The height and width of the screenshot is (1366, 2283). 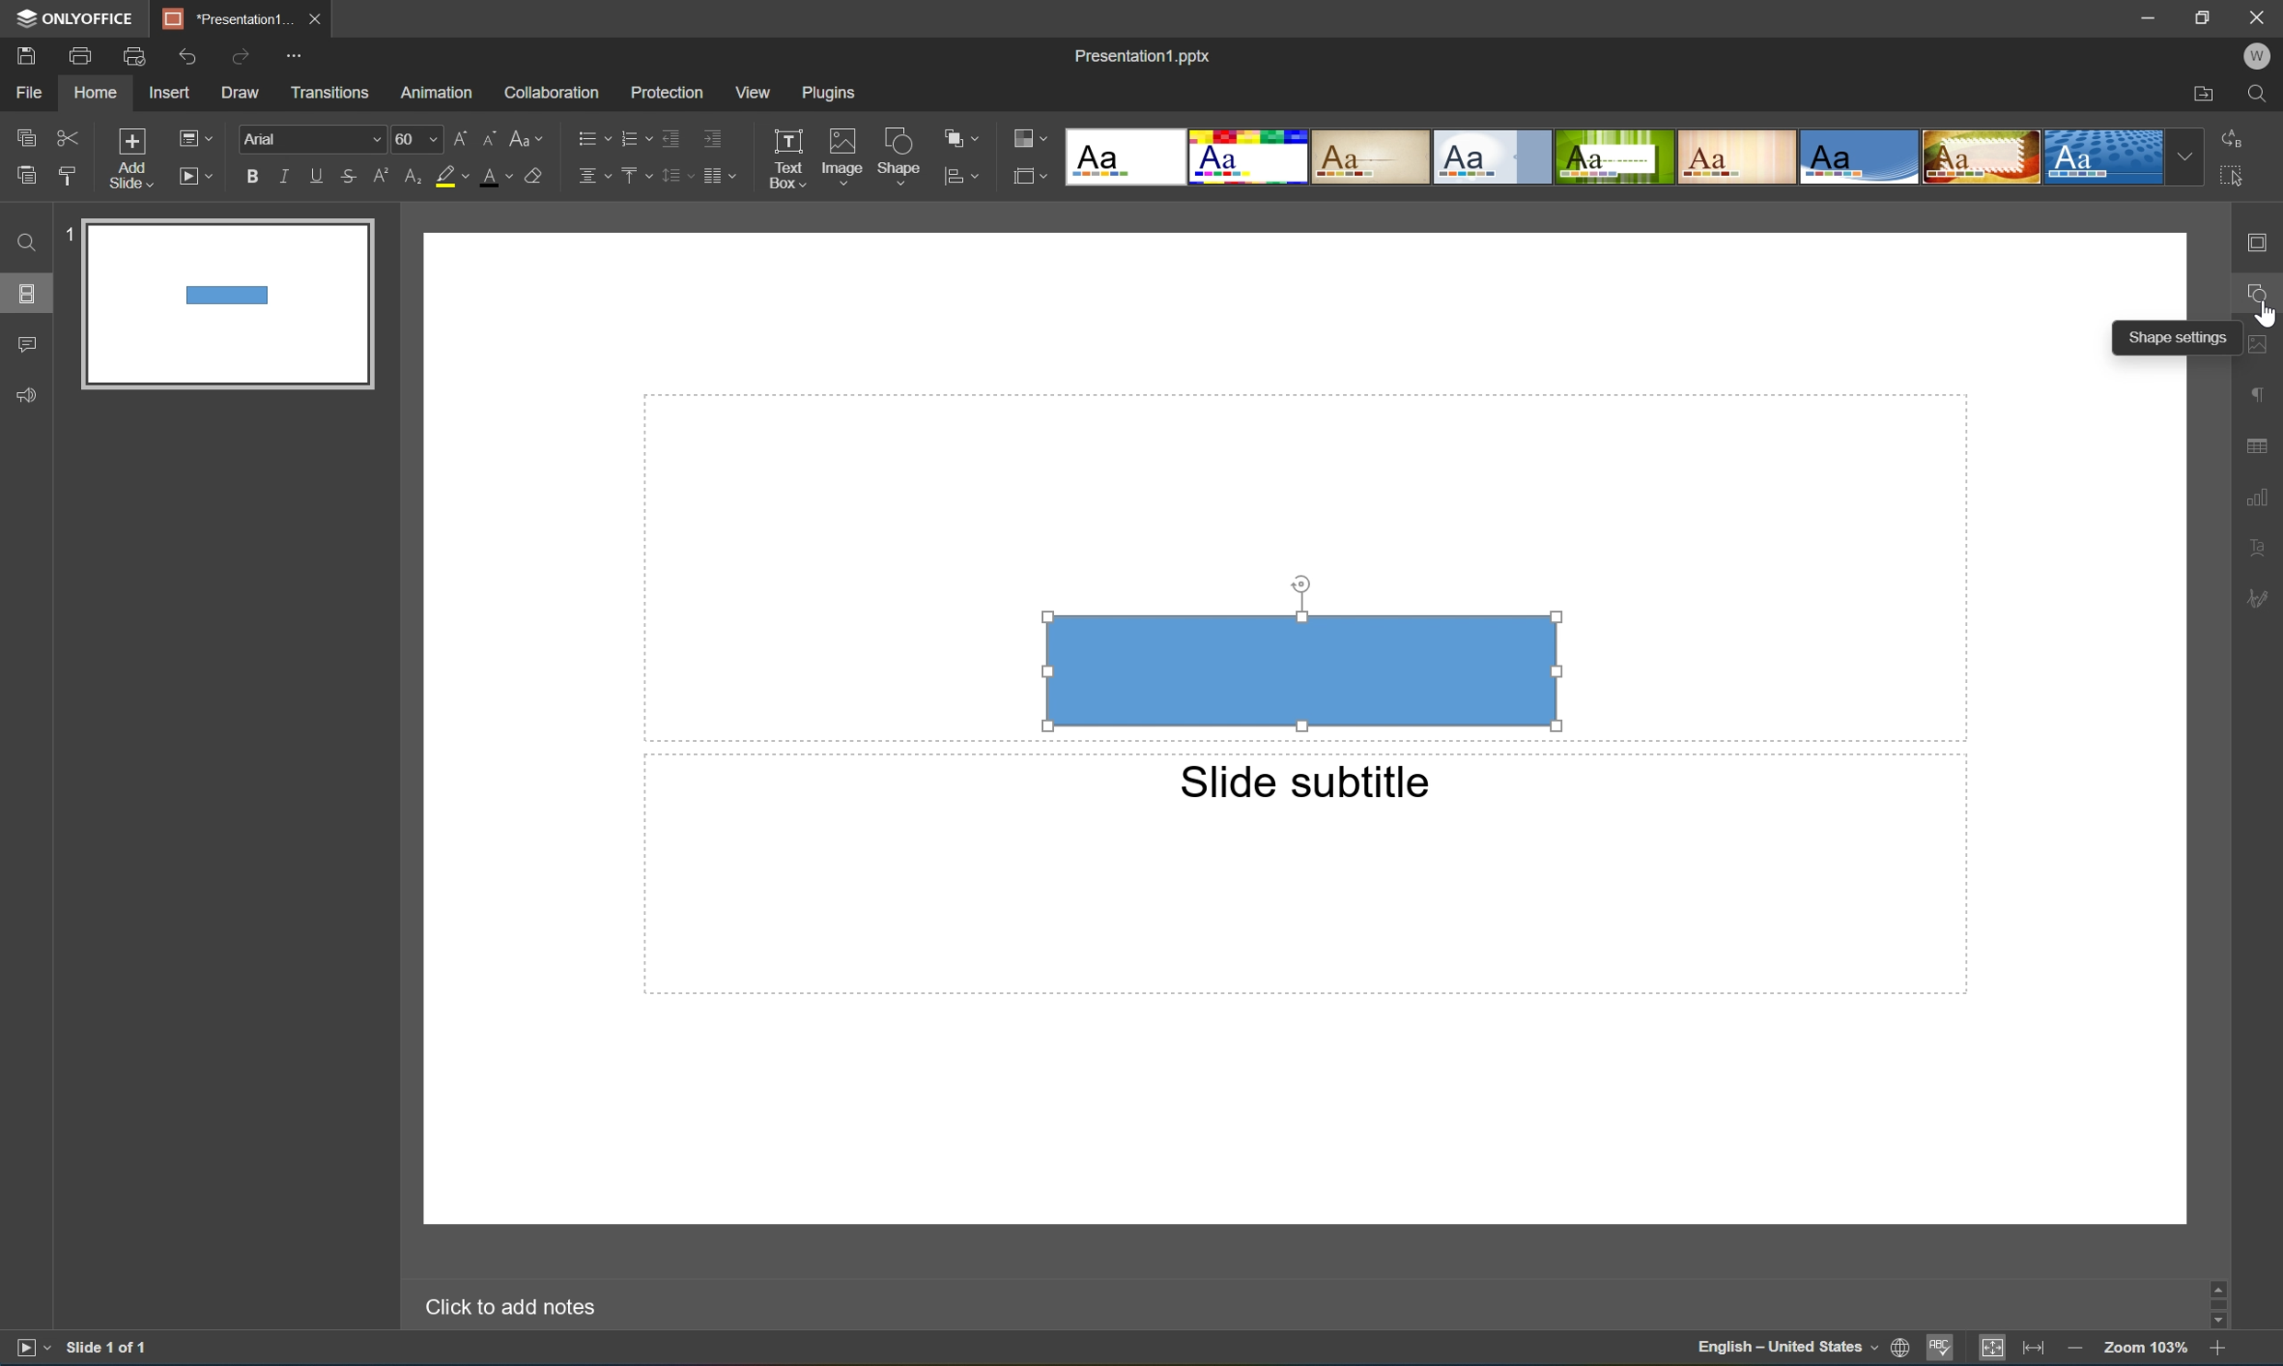 What do you see at coordinates (2034, 1349) in the screenshot?
I see `Fit to width` at bounding box center [2034, 1349].